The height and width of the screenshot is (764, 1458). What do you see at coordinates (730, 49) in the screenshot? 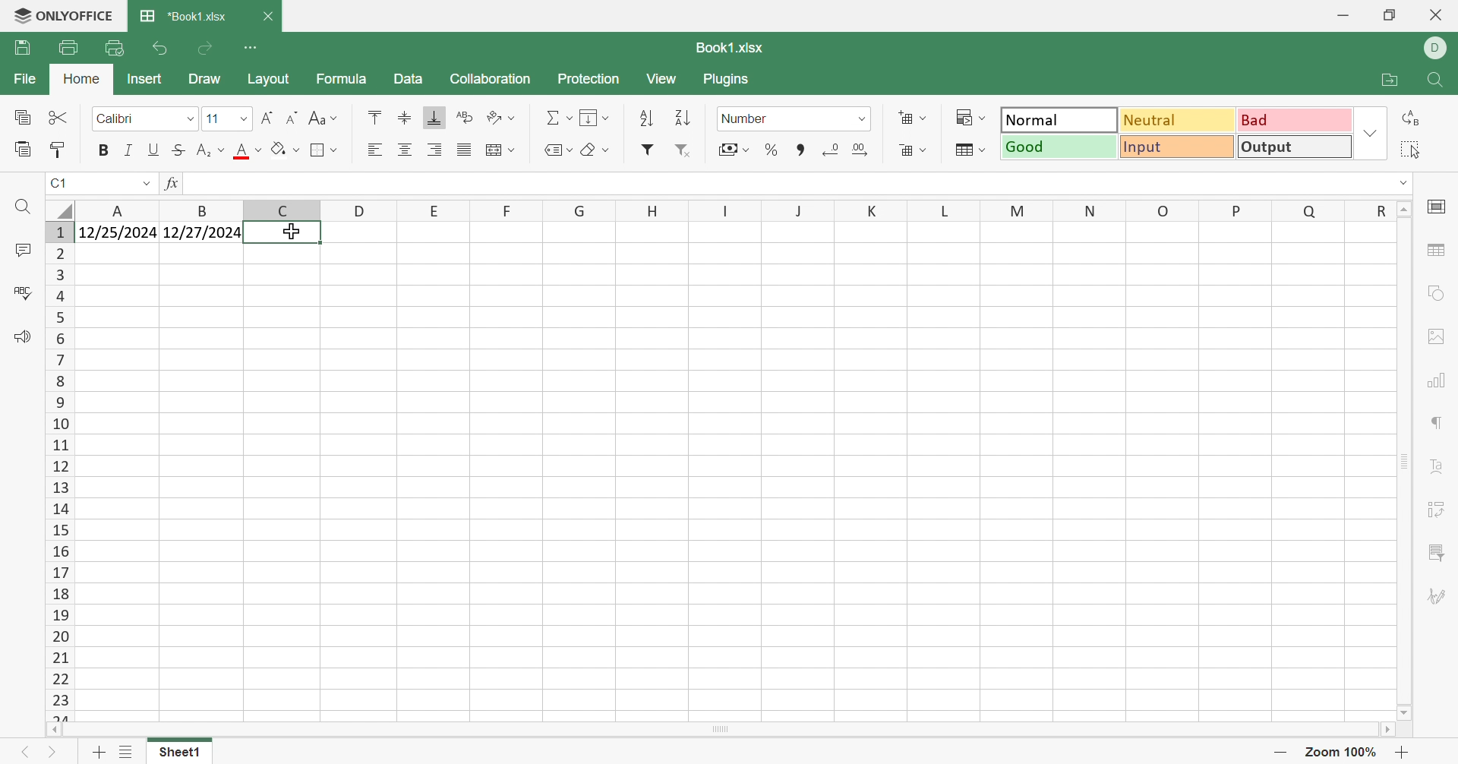
I see `Book1.xlsx` at bounding box center [730, 49].